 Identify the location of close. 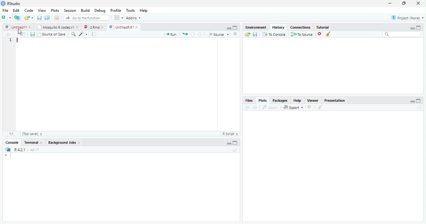
(41, 142).